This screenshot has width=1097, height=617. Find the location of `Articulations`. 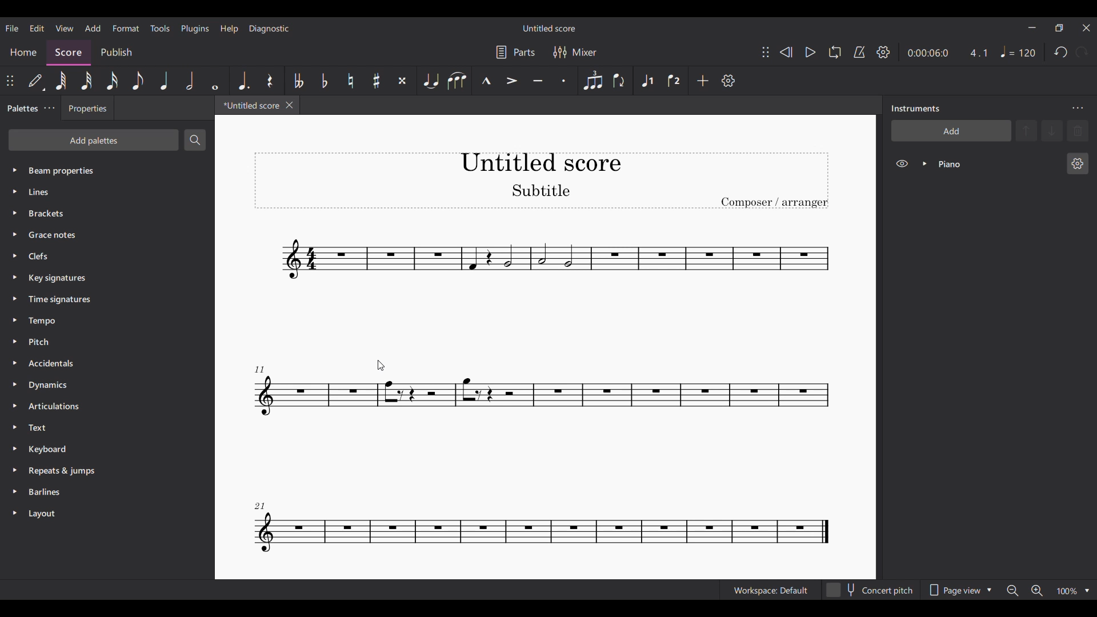

Articulations is located at coordinates (95, 406).